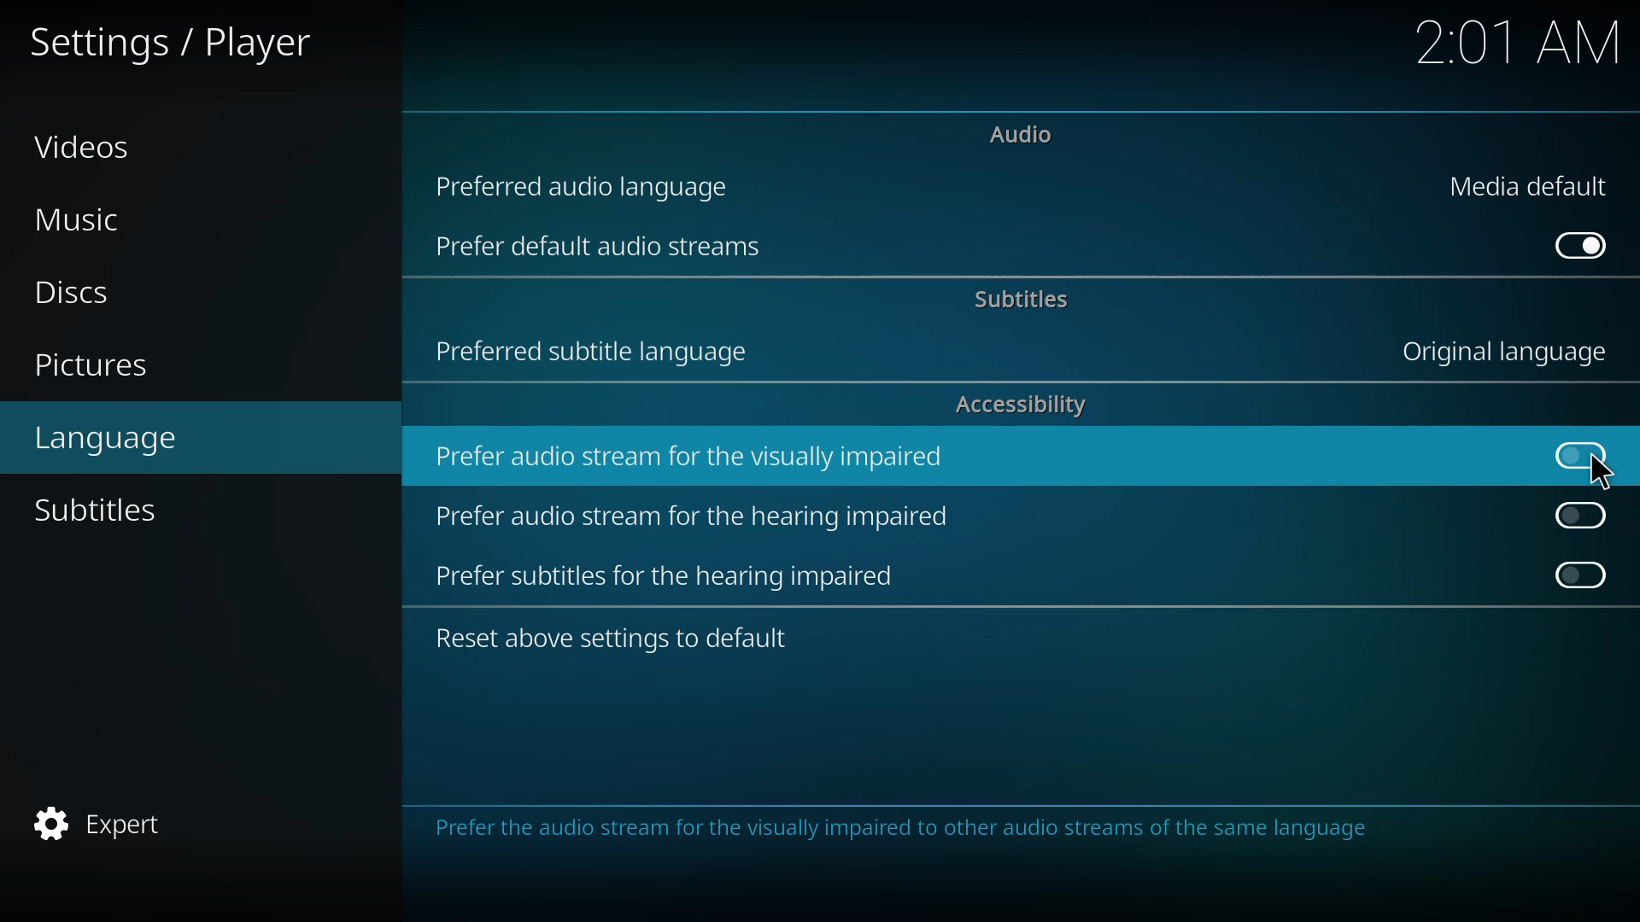 This screenshot has height=922, width=1640. What do you see at coordinates (690, 457) in the screenshot?
I see `prefer audio stream for visually impaired` at bounding box center [690, 457].